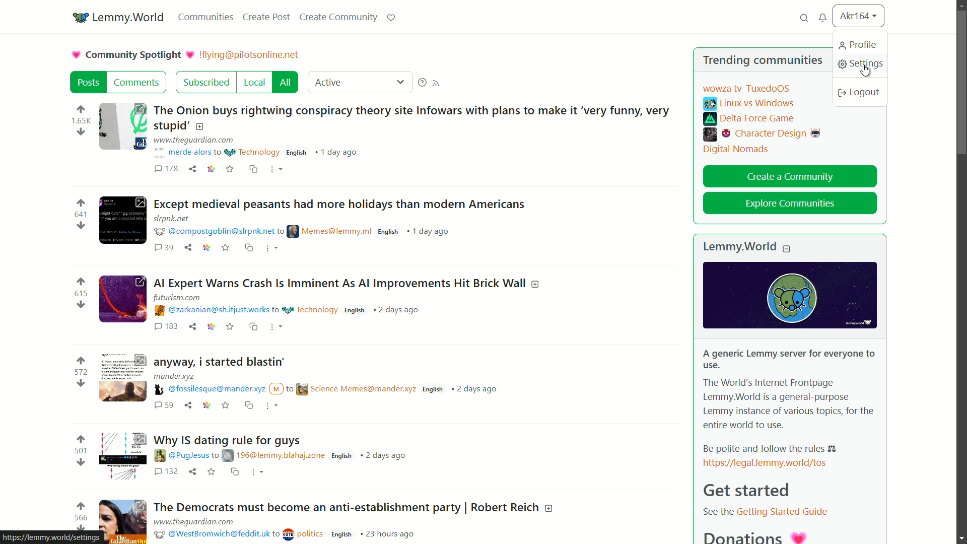  What do you see at coordinates (224, 405) in the screenshot?
I see `save` at bounding box center [224, 405].